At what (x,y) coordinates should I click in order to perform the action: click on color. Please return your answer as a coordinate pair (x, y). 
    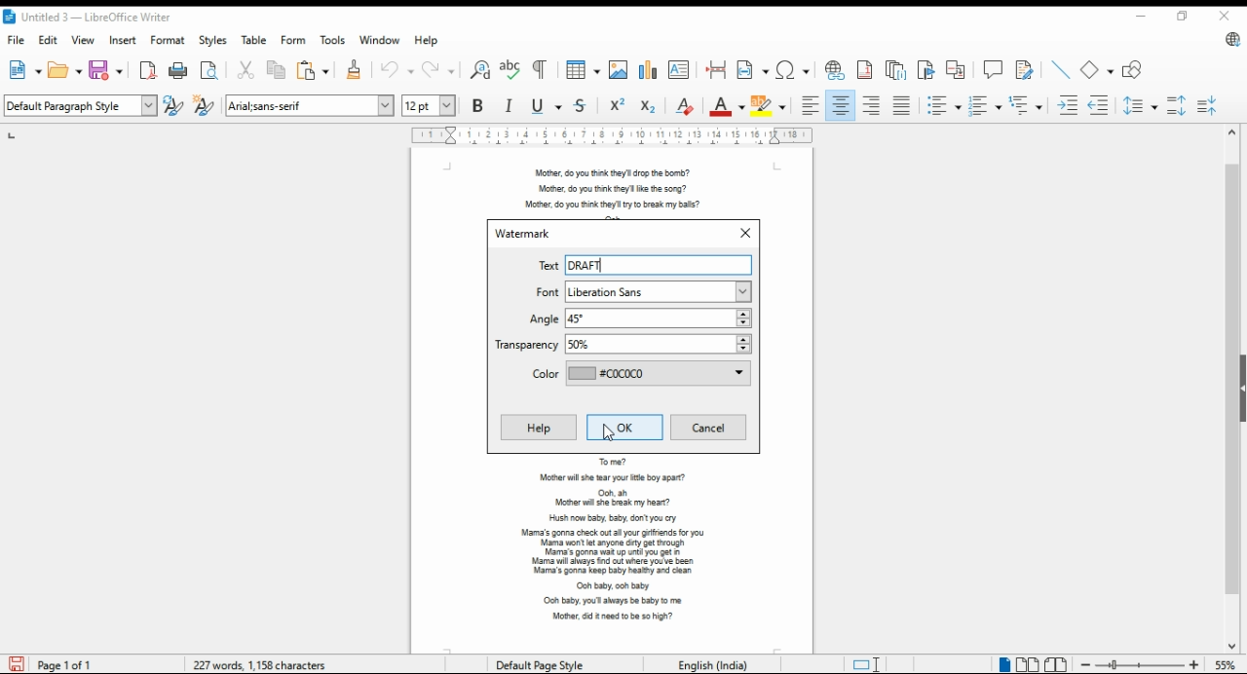
    Looking at the image, I should click on (638, 375).